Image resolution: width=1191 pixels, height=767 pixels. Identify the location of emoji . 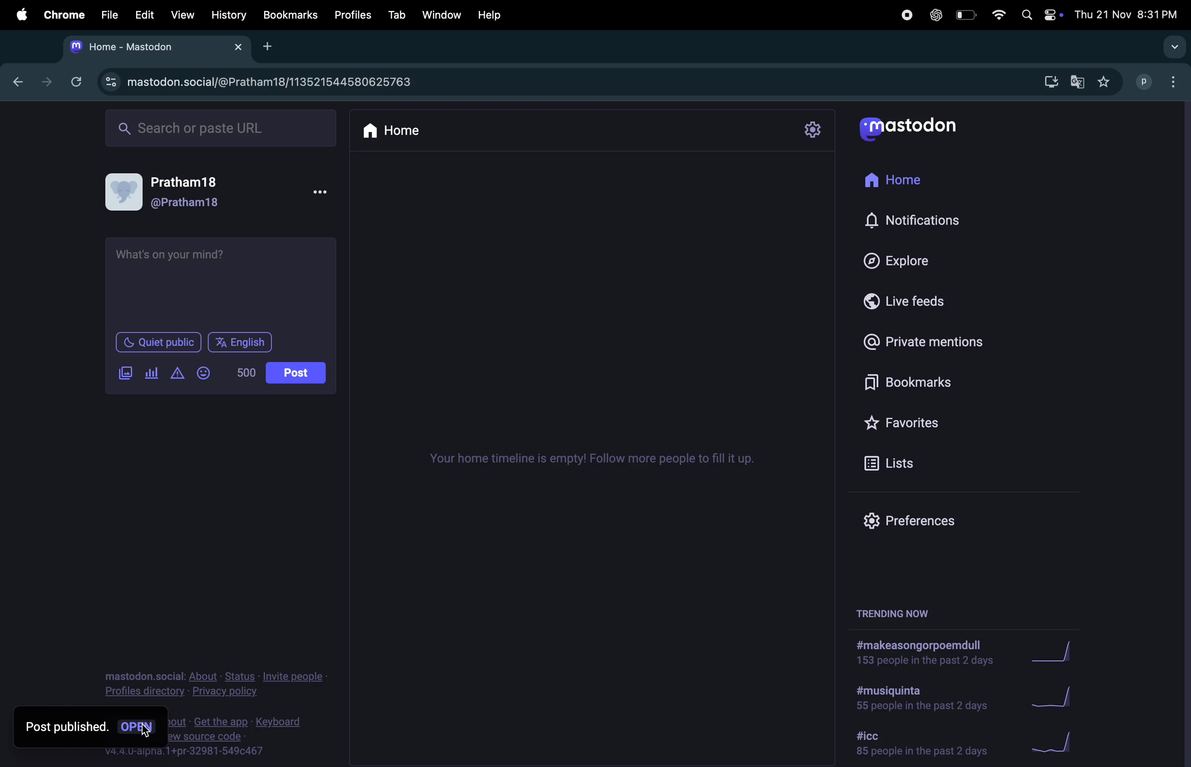
(206, 373).